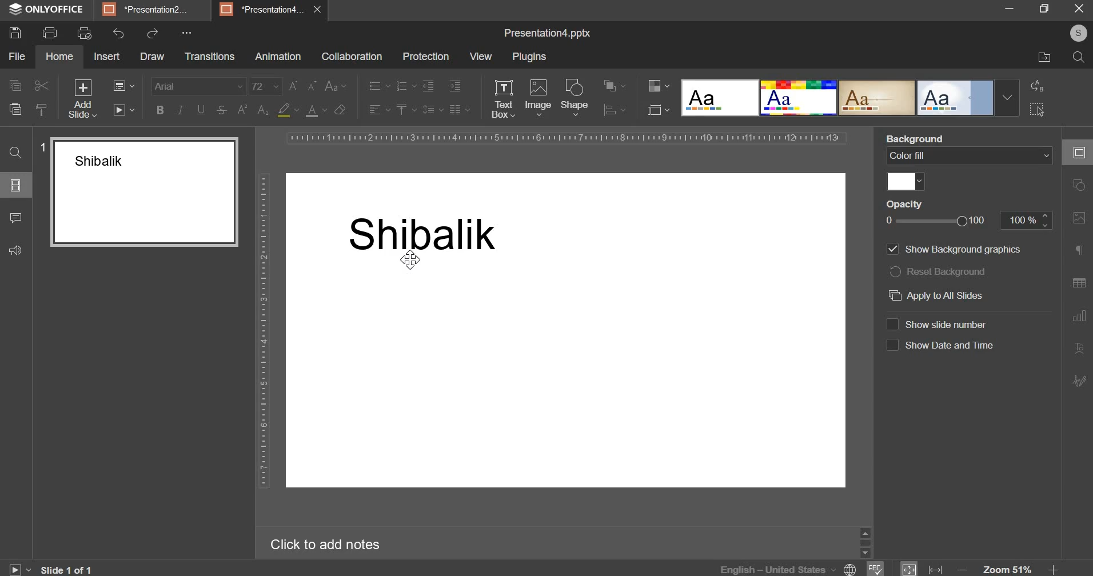 The width and height of the screenshot is (1093, 576). Describe the element at coordinates (538, 98) in the screenshot. I see `image` at that location.